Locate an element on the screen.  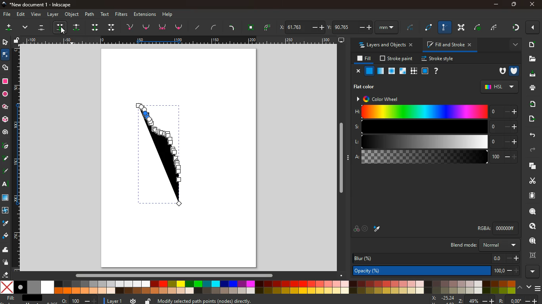
pole is located at coordinates (446, 28).